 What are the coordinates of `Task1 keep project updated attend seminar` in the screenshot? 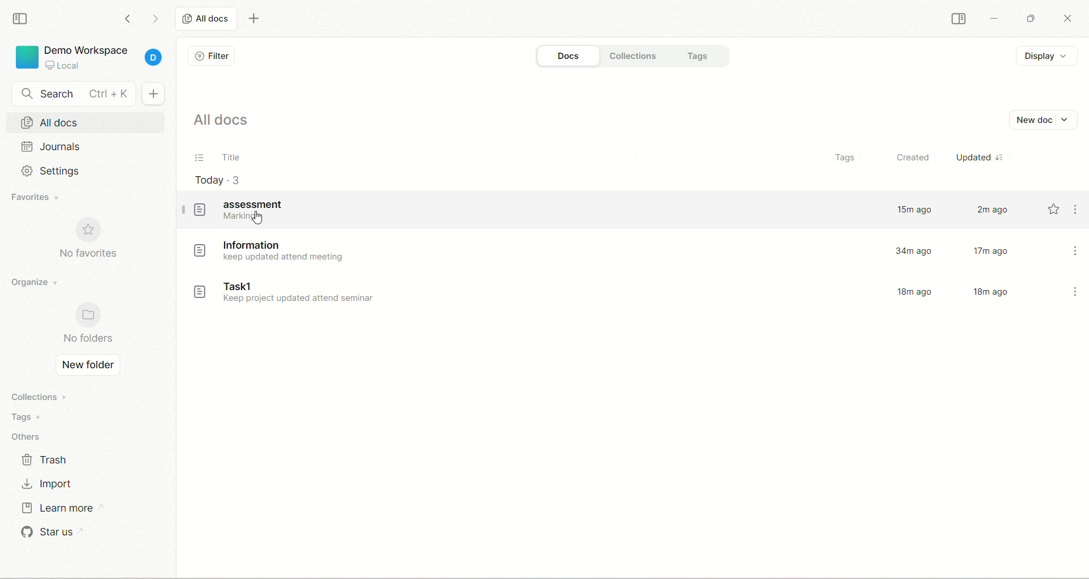 It's located at (284, 295).